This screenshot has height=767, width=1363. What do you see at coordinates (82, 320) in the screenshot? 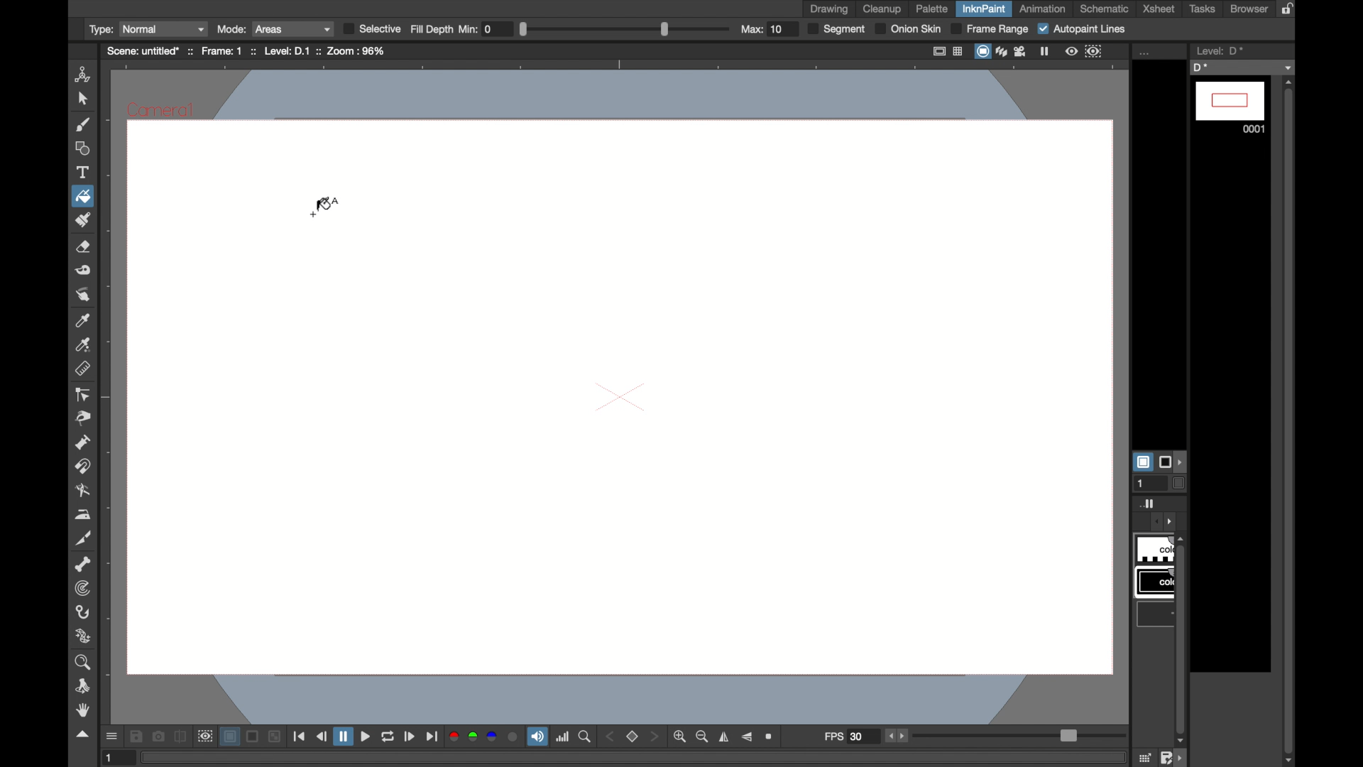
I see `color picker tool` at bounding box center [82, 320].